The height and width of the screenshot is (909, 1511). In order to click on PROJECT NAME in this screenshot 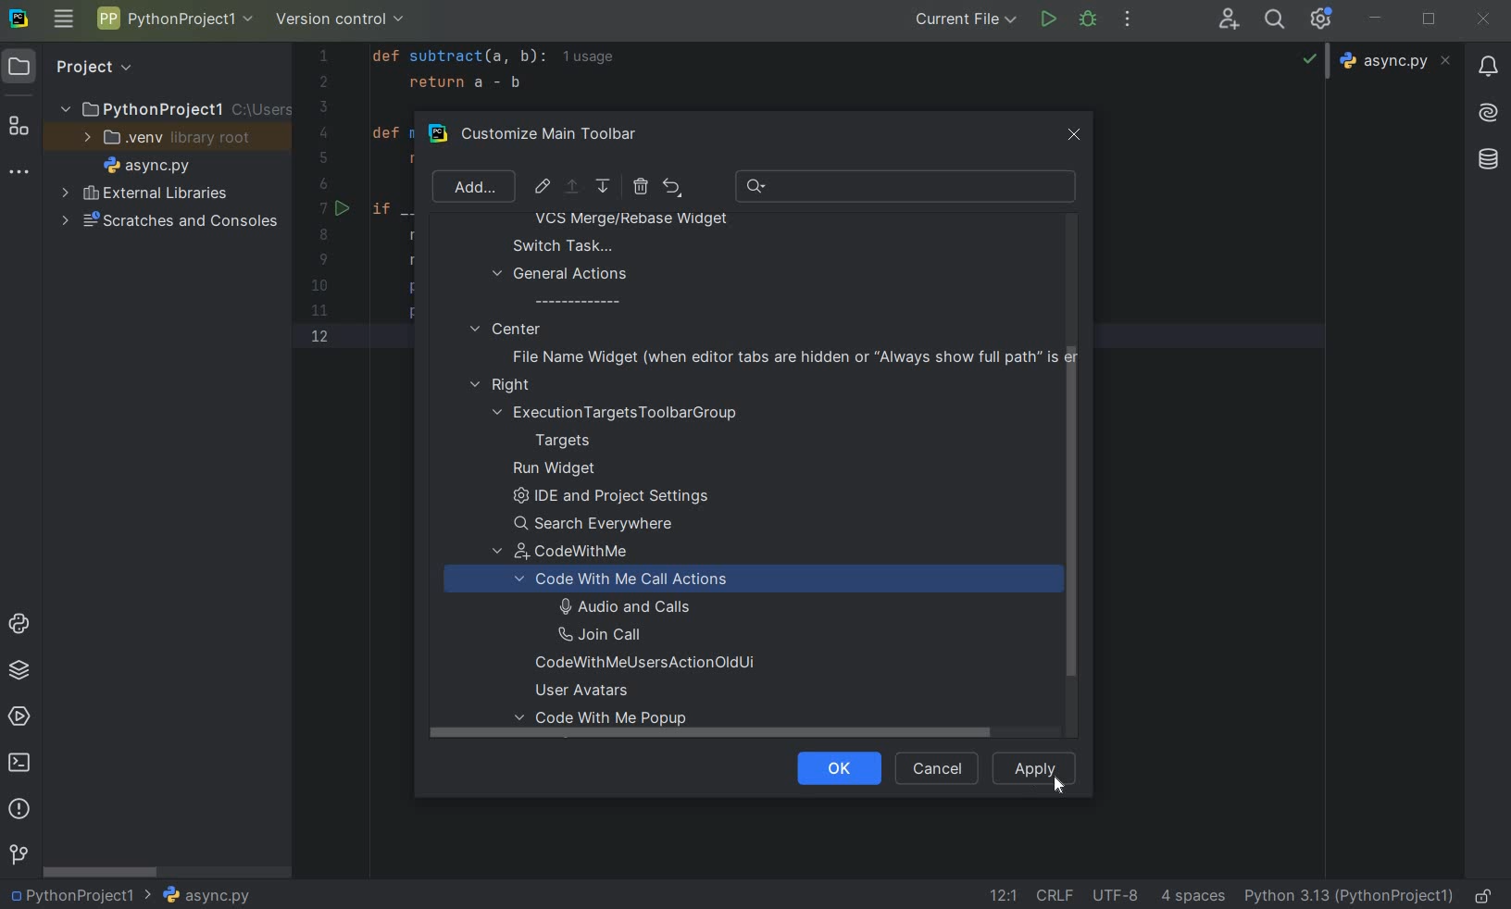, I will do `click(173, 107)`.